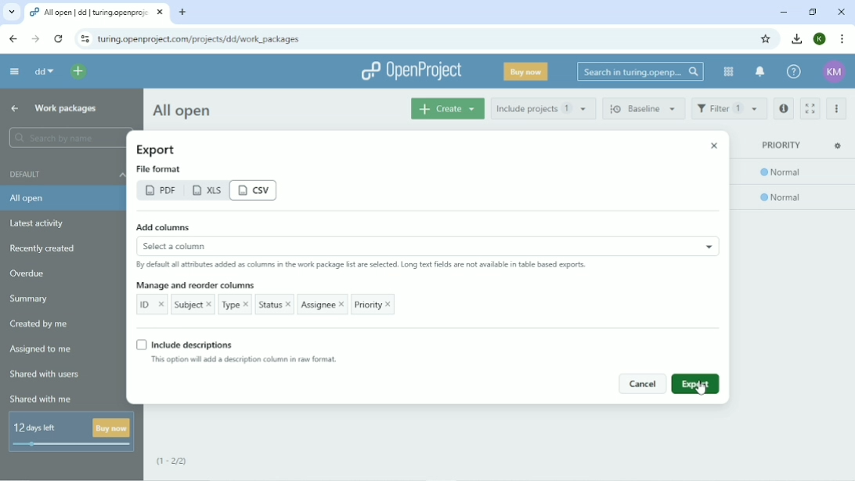 The width and height of the screenshot is (855, 481). What do you see at coordinates (782, 12) in the screenshot?
I see `Minimize` at bounding box center [782, 12].